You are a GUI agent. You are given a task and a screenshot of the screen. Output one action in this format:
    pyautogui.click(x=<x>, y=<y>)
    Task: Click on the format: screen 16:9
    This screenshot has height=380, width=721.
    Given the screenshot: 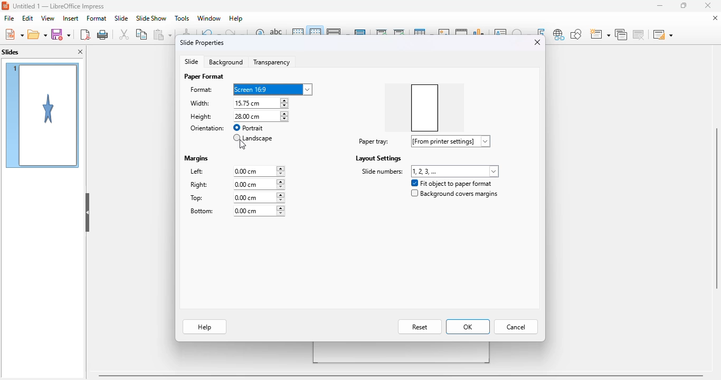 What is the action you would take?
    pyautogui.click(x=273, y=90)
    